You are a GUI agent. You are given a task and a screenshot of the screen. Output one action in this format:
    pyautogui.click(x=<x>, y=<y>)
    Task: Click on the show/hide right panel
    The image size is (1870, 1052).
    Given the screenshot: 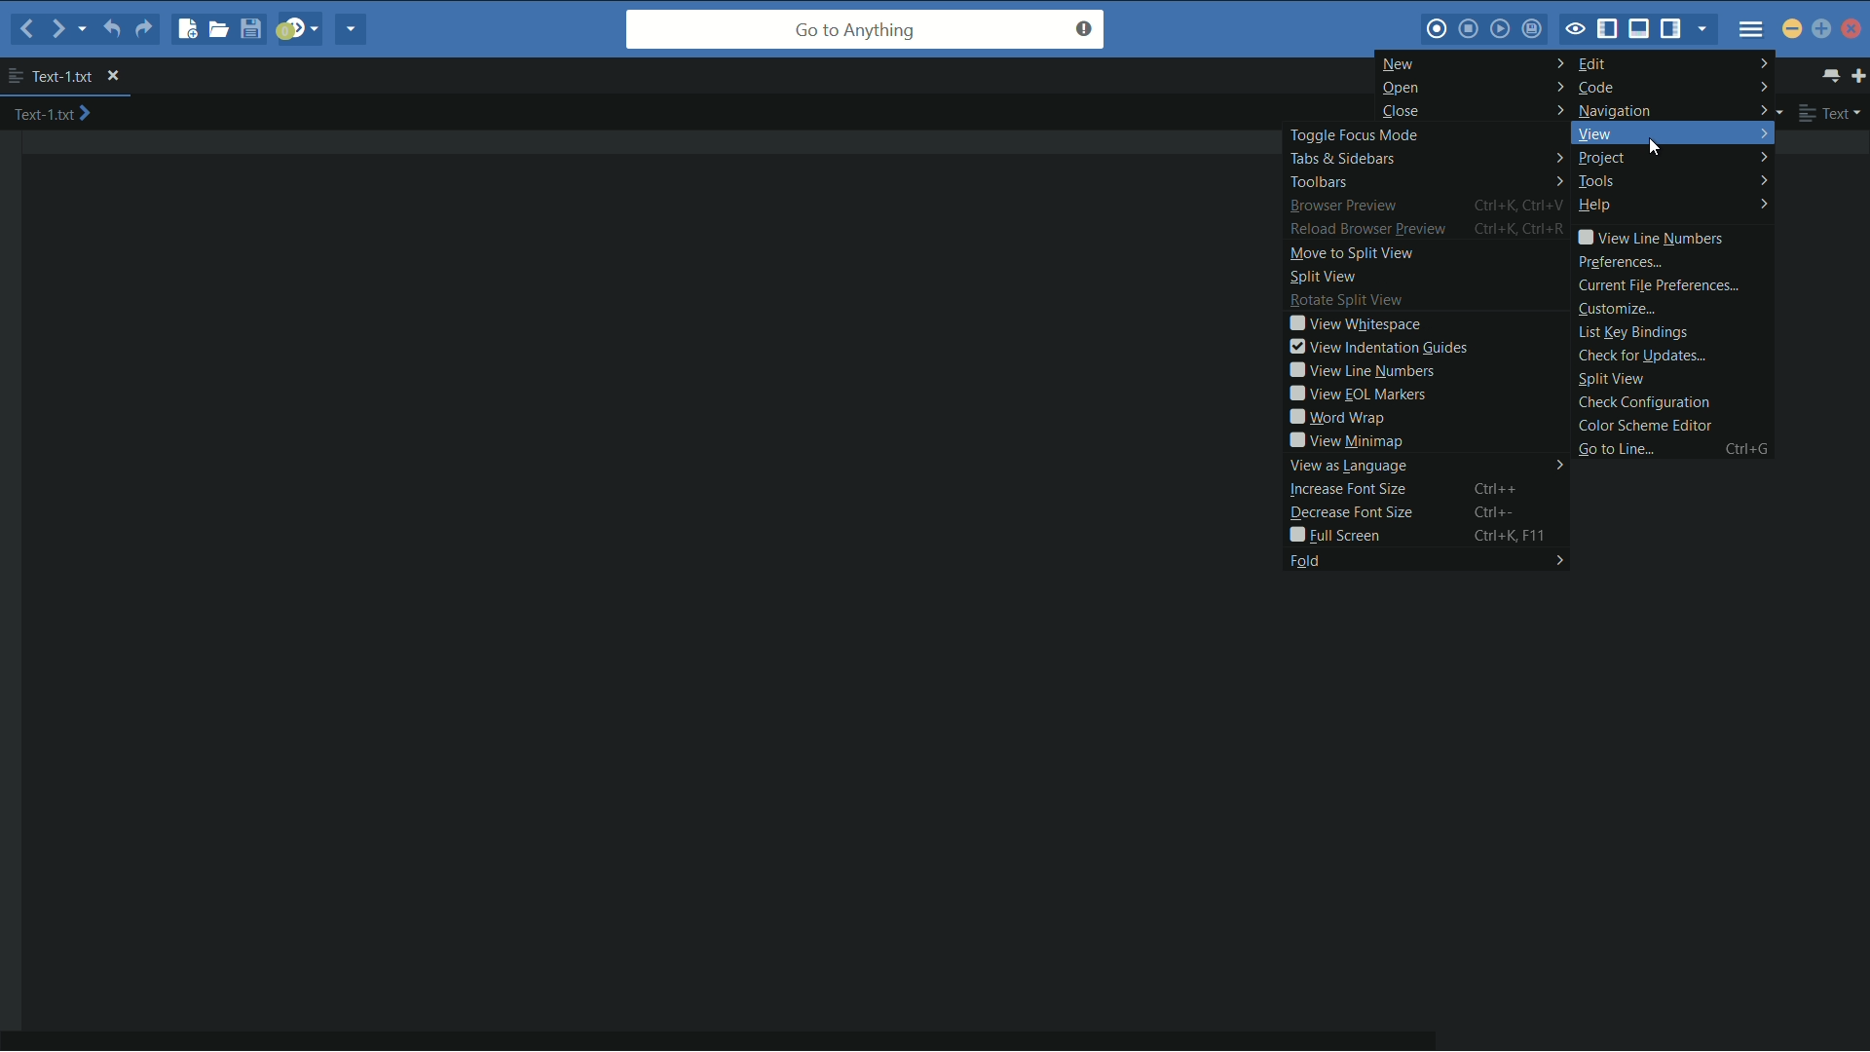 What is the action you would take?
    pyautogui.click(x=1672, y=31)
    